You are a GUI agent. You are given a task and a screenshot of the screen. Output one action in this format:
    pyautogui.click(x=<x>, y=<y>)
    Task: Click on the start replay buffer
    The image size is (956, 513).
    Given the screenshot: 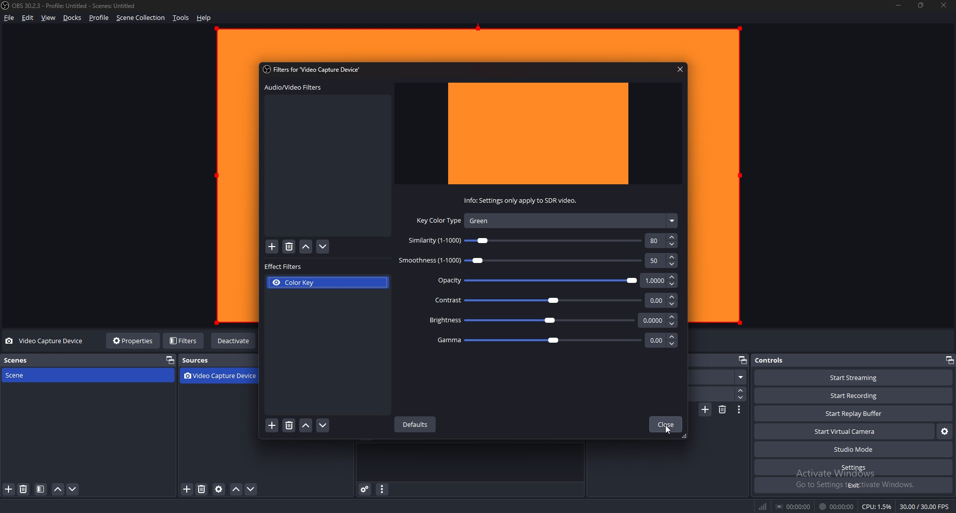 What is the action you would take?
    pyautogui.click(x=854, y=413)
    